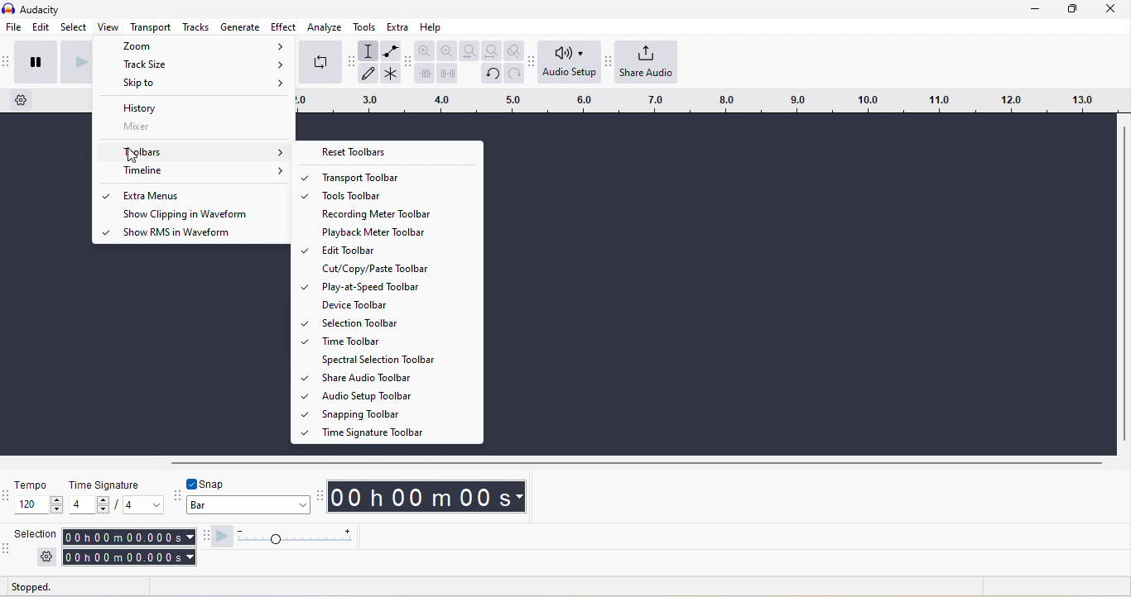  Describe the element at coordinates (424, 73) in the screenshot. I see `trim audio outside selection` at that location.